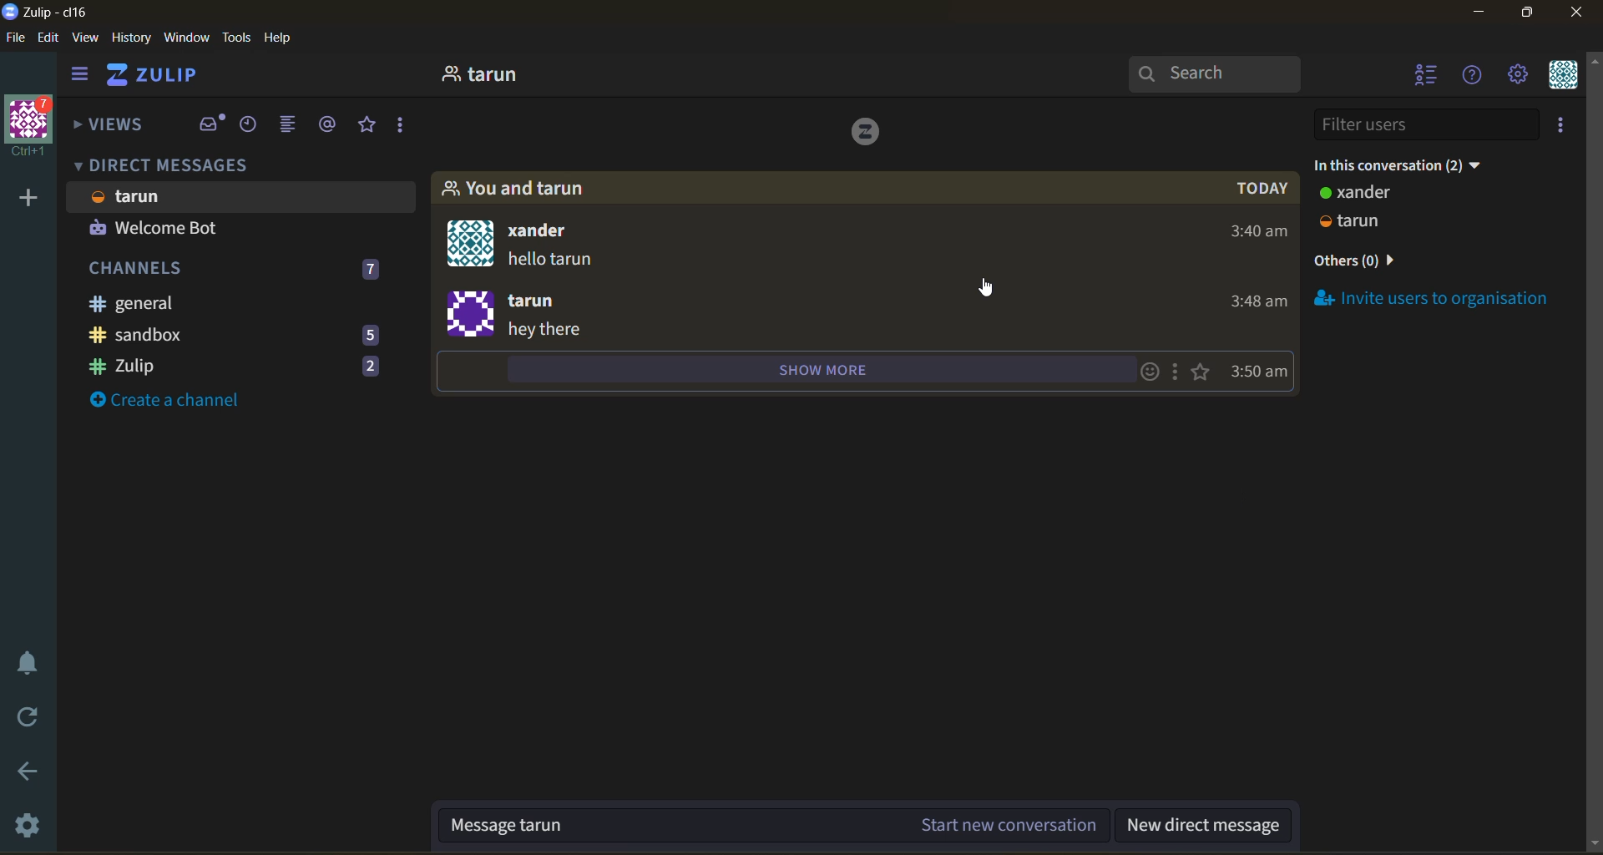  I want to click on message, so click(554, 330).